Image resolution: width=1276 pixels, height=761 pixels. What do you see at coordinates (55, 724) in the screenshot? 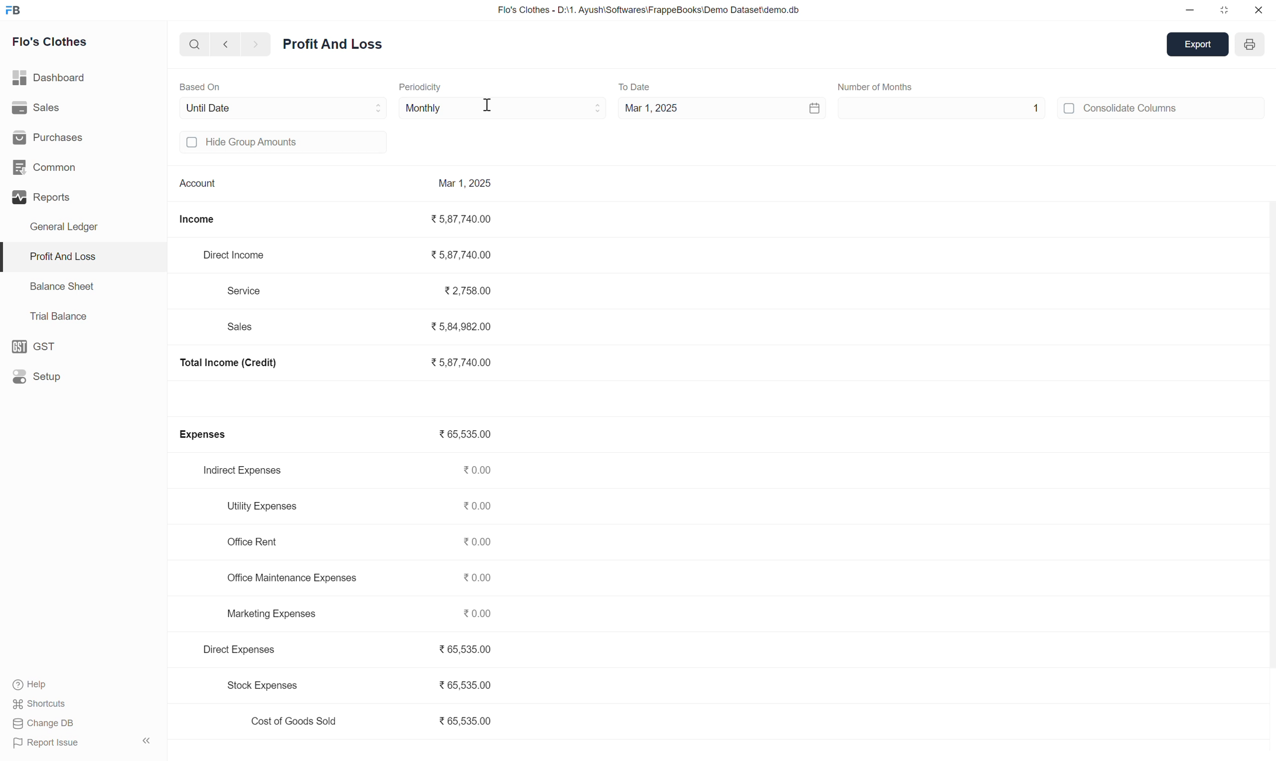
I see `change DB` at bounding box center [55, 724].